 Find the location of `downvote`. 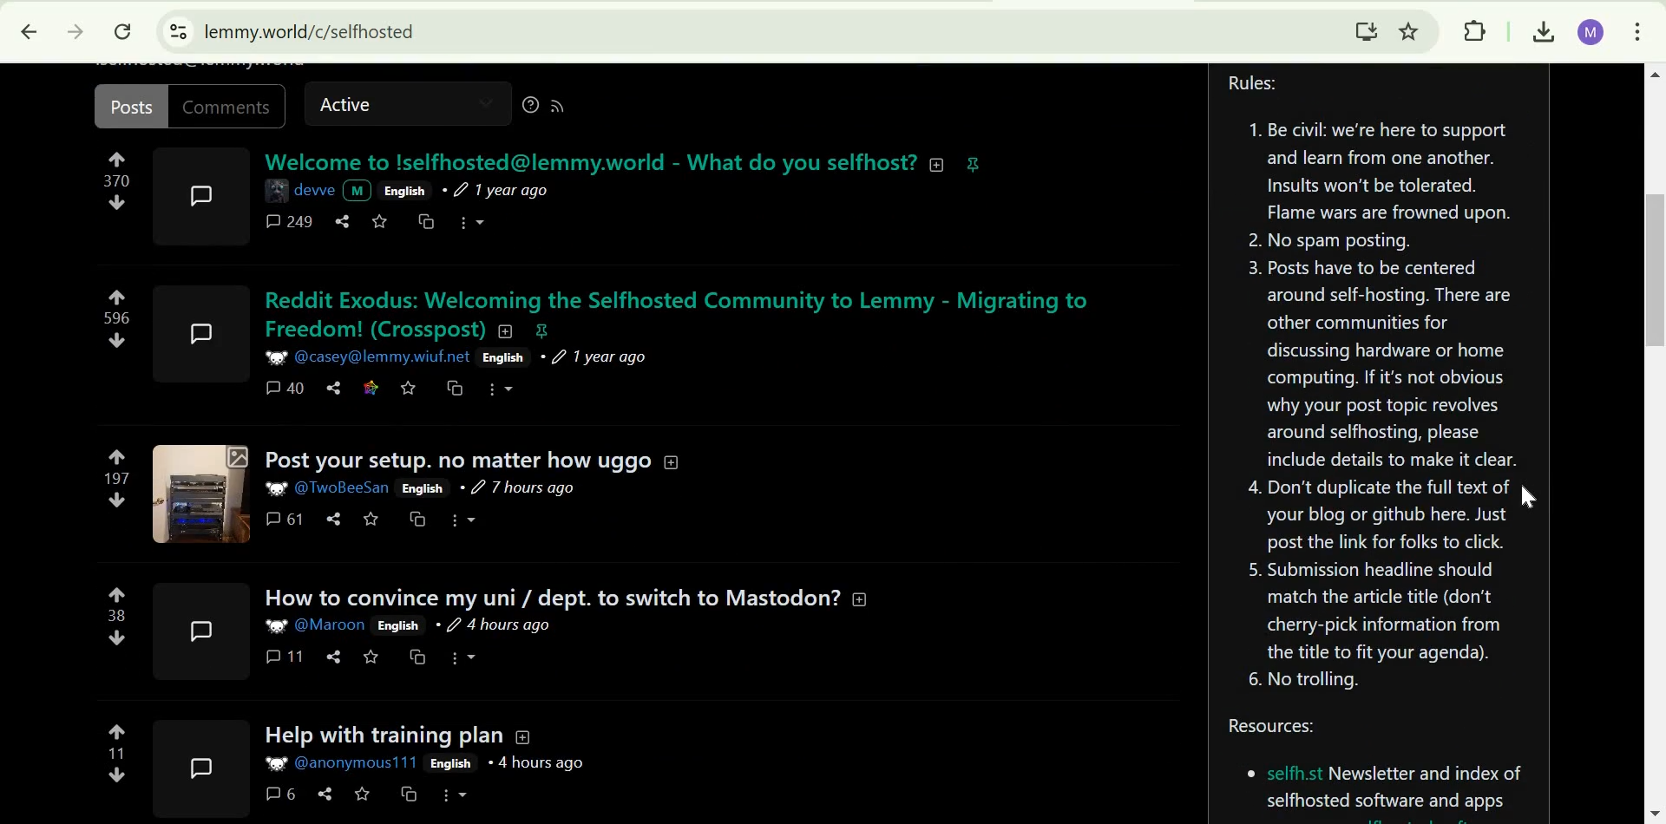

downvote is located at coordinates (118, 638).